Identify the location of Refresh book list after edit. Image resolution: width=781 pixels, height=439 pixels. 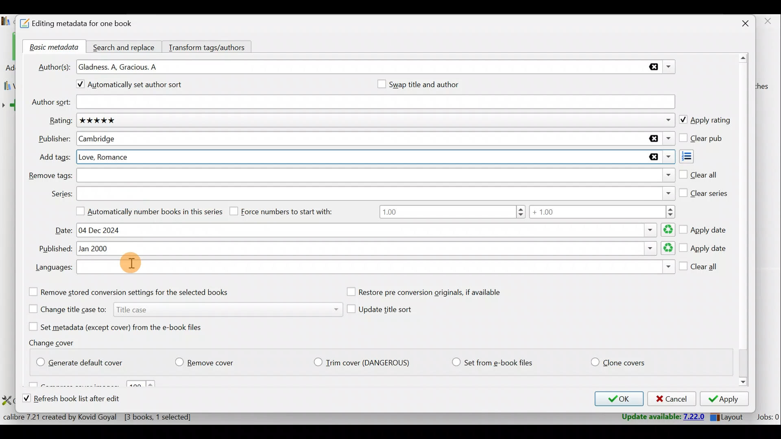
(79, 400).